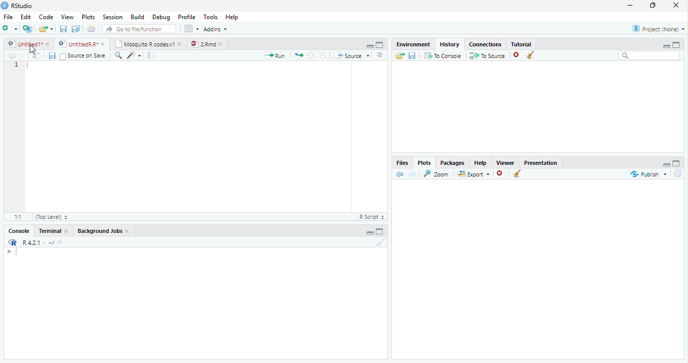 The image size is (688, 363). What do you see at coordinates (75, 29) in the screenshot?
I see `Save all open files` at bounding box center [75, 29].